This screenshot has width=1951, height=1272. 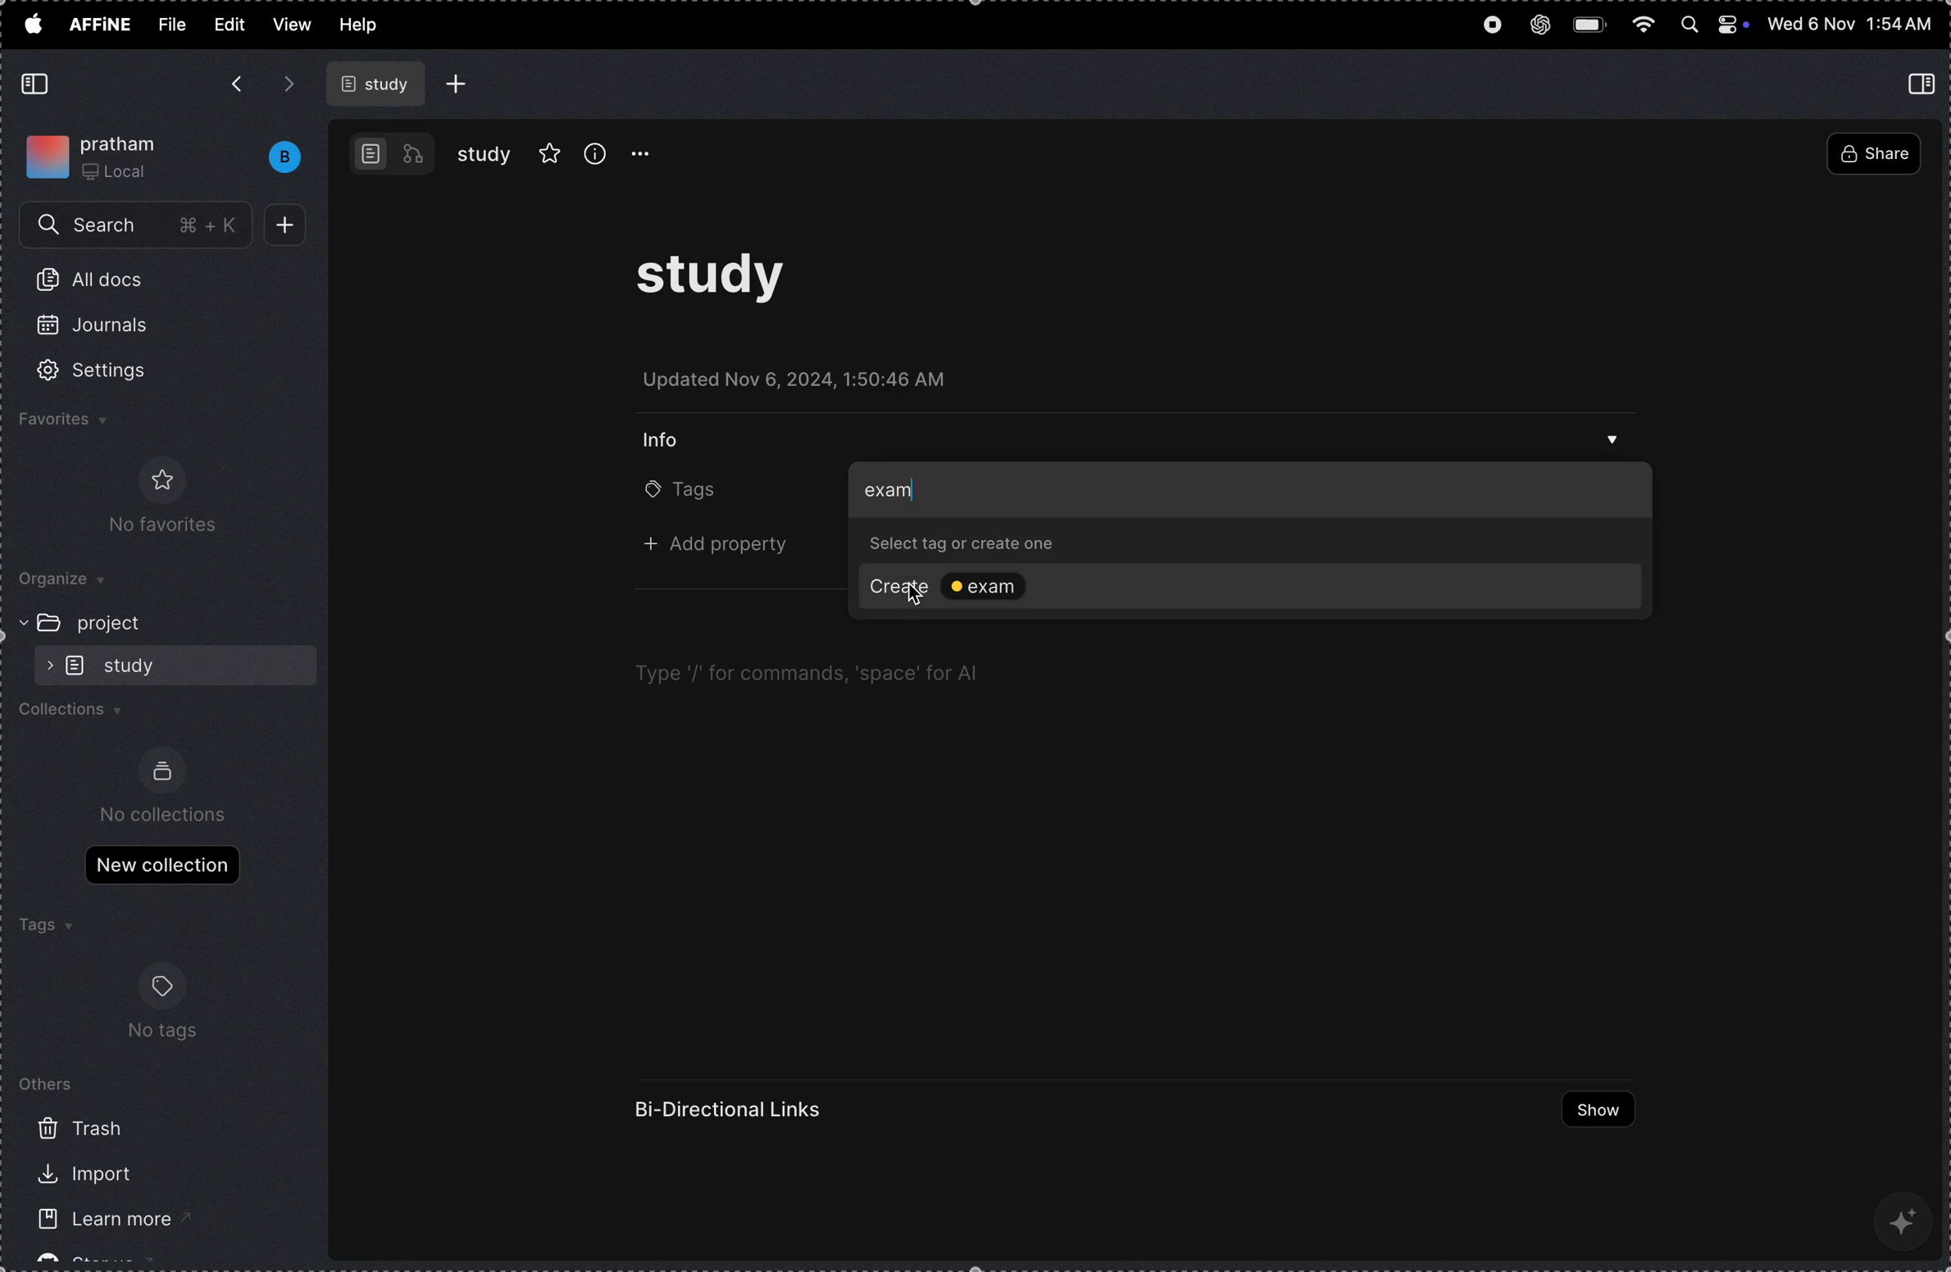 I want to click on Type '/' for commands, ‘space’ for Al, so click(x=805, y=674).